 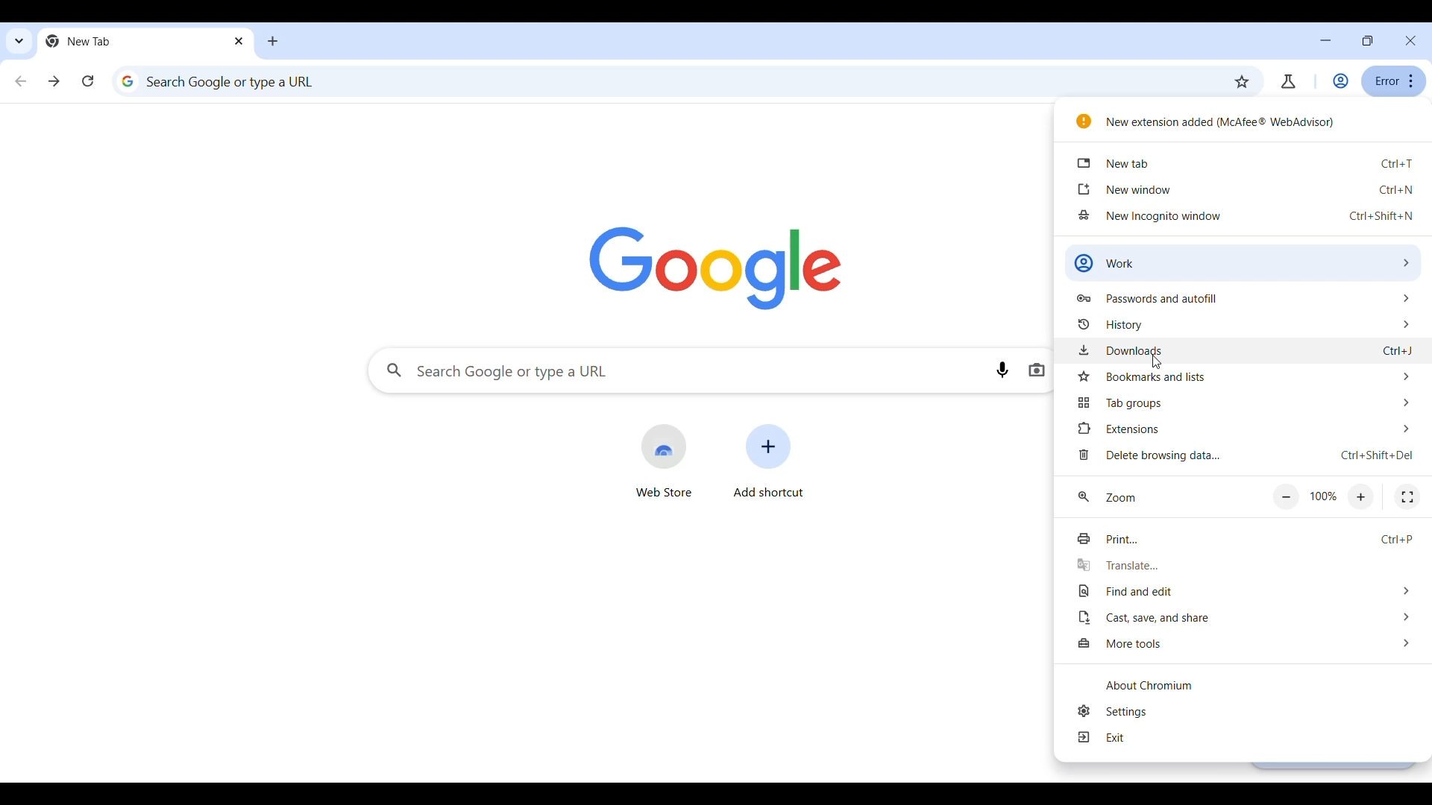 I want to click on Go backward, so click(x=20, y=81).